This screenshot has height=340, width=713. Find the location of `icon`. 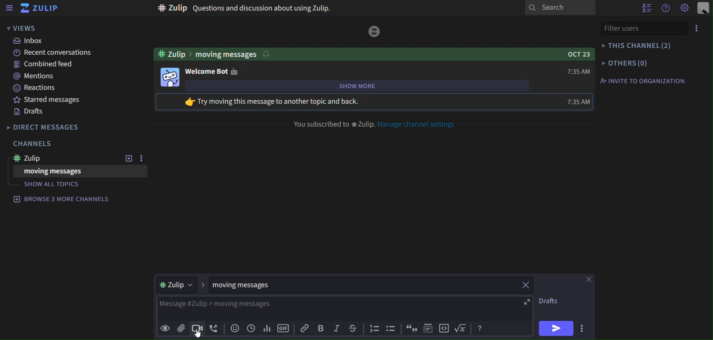

icon is located at coordinates (428, 328).